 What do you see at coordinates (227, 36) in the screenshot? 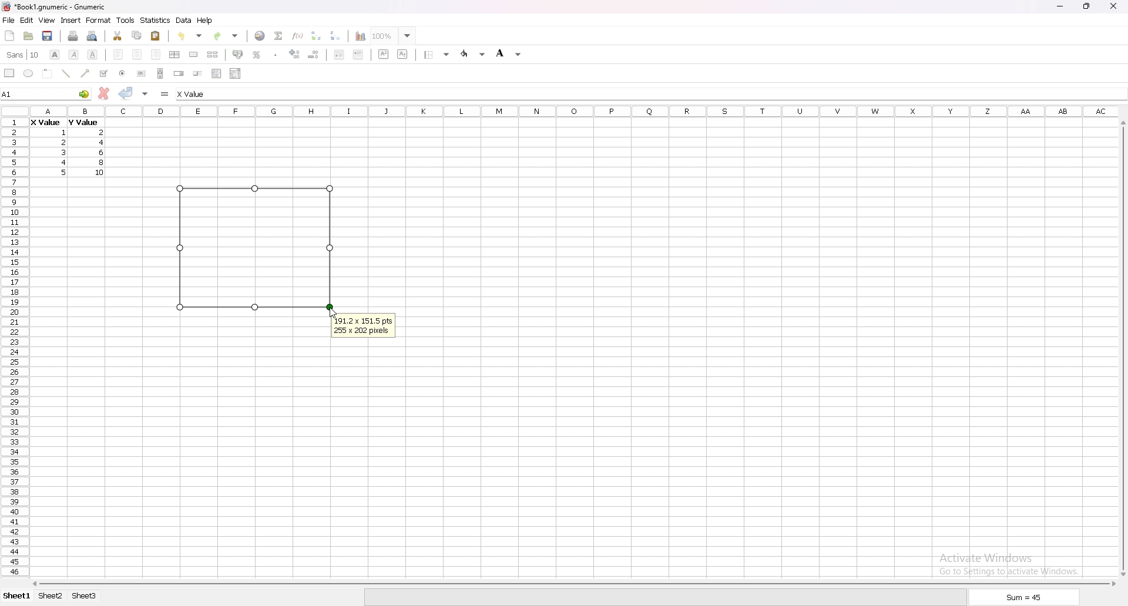
I see `redo` at bounding box center [227, 36].